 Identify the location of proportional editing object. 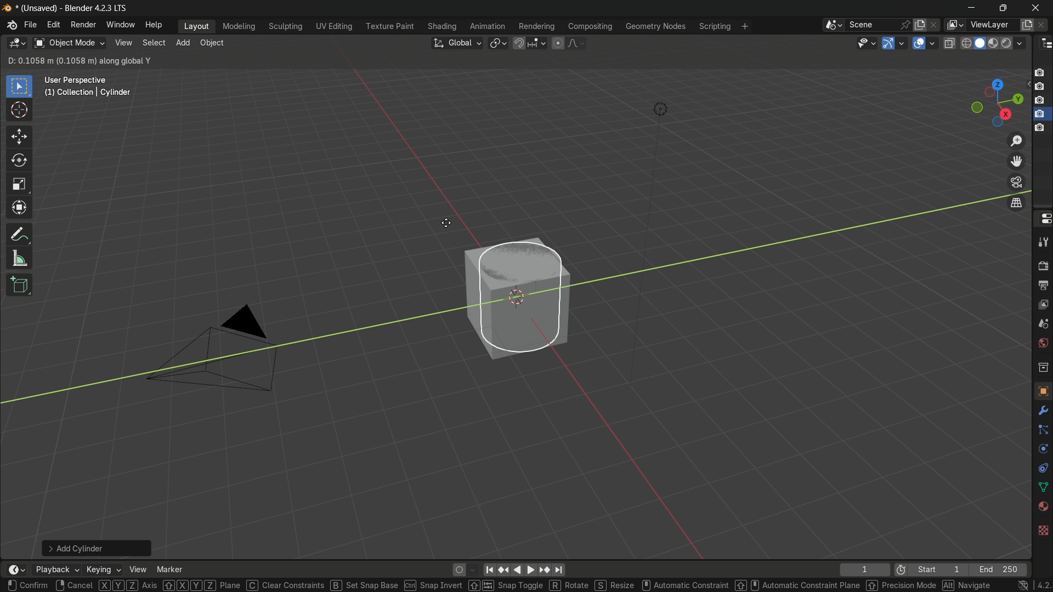
(558, 43).